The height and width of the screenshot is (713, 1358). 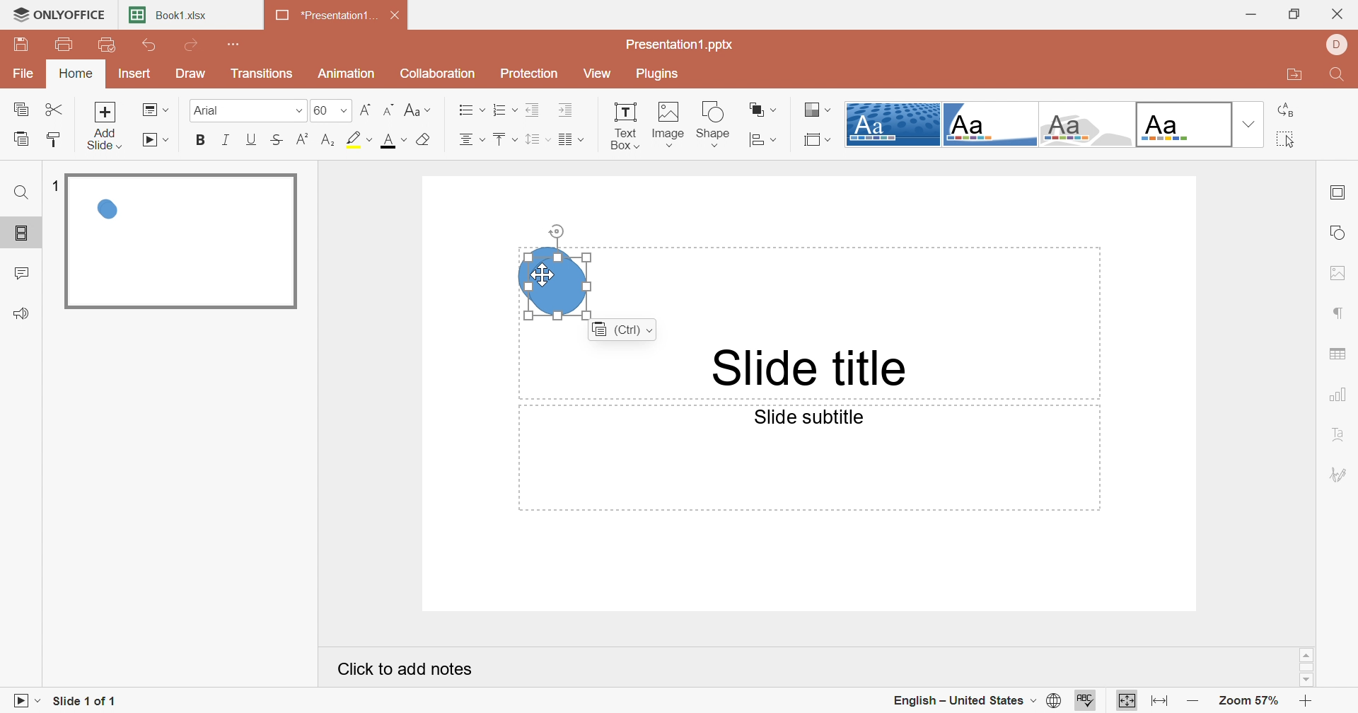 What do you see at coordinates (543, 275) in the screenshot?
I see `Cursor` at bounding box center [543, 275].